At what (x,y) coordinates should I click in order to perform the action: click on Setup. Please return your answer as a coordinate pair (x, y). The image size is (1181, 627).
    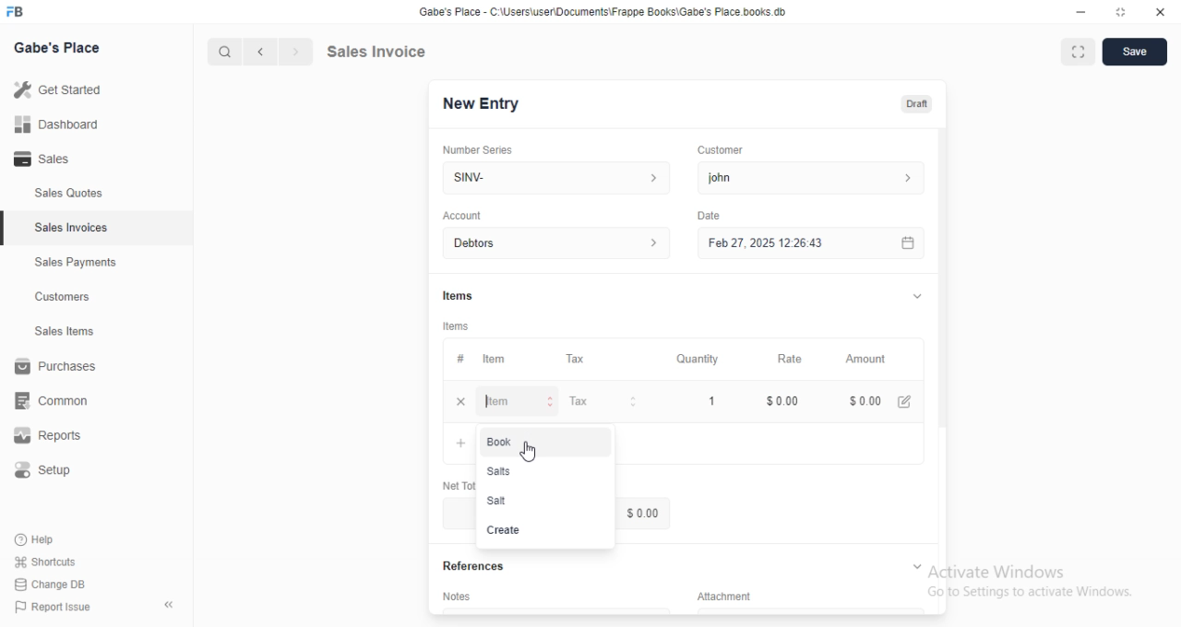
    Looking at the image, I should click on (44, 467).